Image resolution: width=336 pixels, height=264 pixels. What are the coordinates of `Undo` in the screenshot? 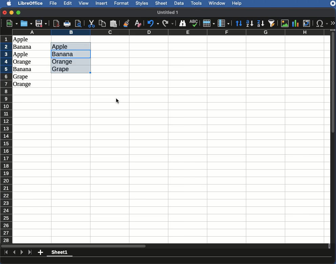 It's located at (153, 23).